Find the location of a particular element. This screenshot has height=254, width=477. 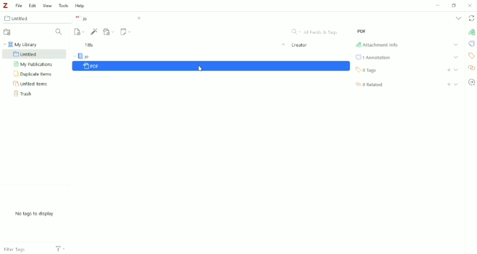

View is located at coordinates (48, 5).